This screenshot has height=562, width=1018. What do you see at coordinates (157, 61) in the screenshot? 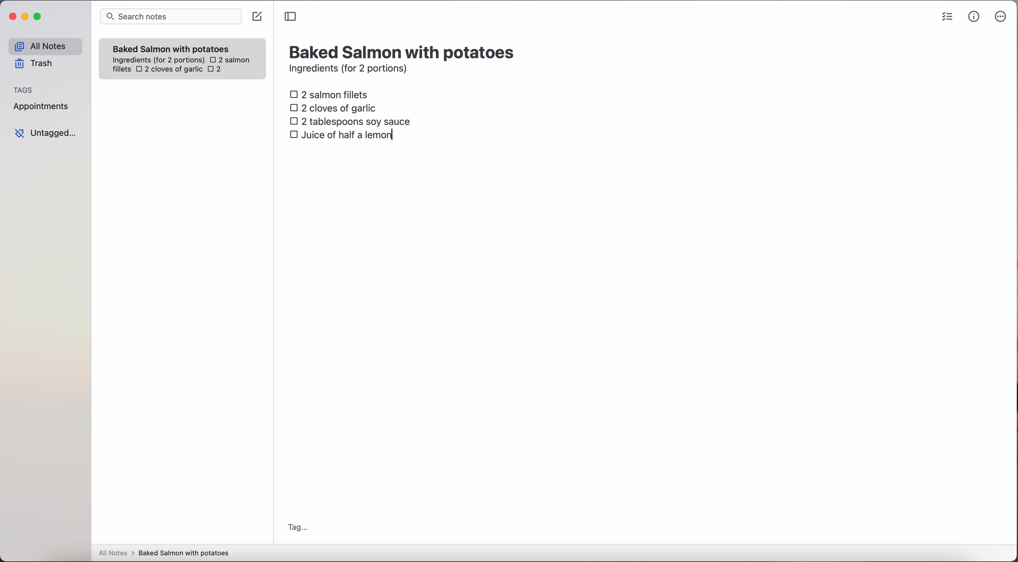
I see `ingredientes (for 2 portions)` at bounding box center [157, 61].